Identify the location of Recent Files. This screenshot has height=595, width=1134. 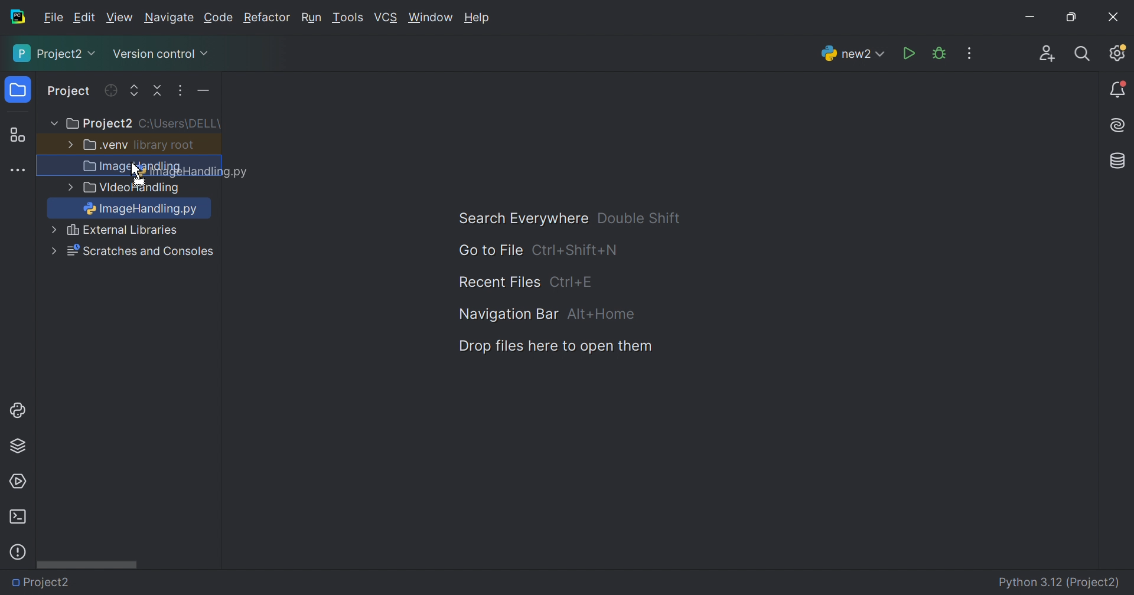
(499, 283).